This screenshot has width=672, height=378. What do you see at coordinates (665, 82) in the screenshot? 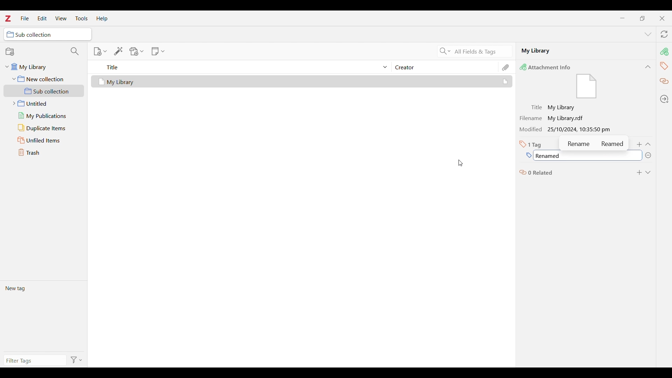
I see `Related` at bounding box center [665, 82].